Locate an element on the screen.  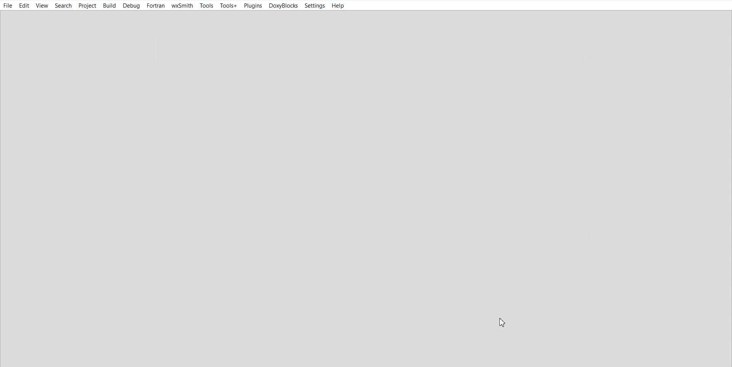
Search is located at coordinates (64, 6).